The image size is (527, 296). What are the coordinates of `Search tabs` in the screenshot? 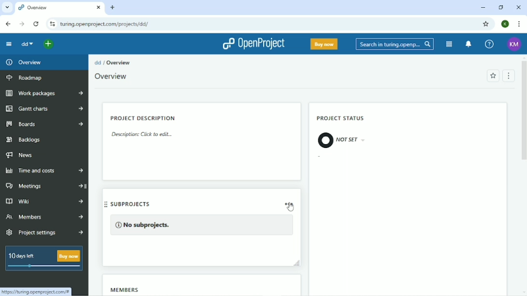 It's located at (8, 8).